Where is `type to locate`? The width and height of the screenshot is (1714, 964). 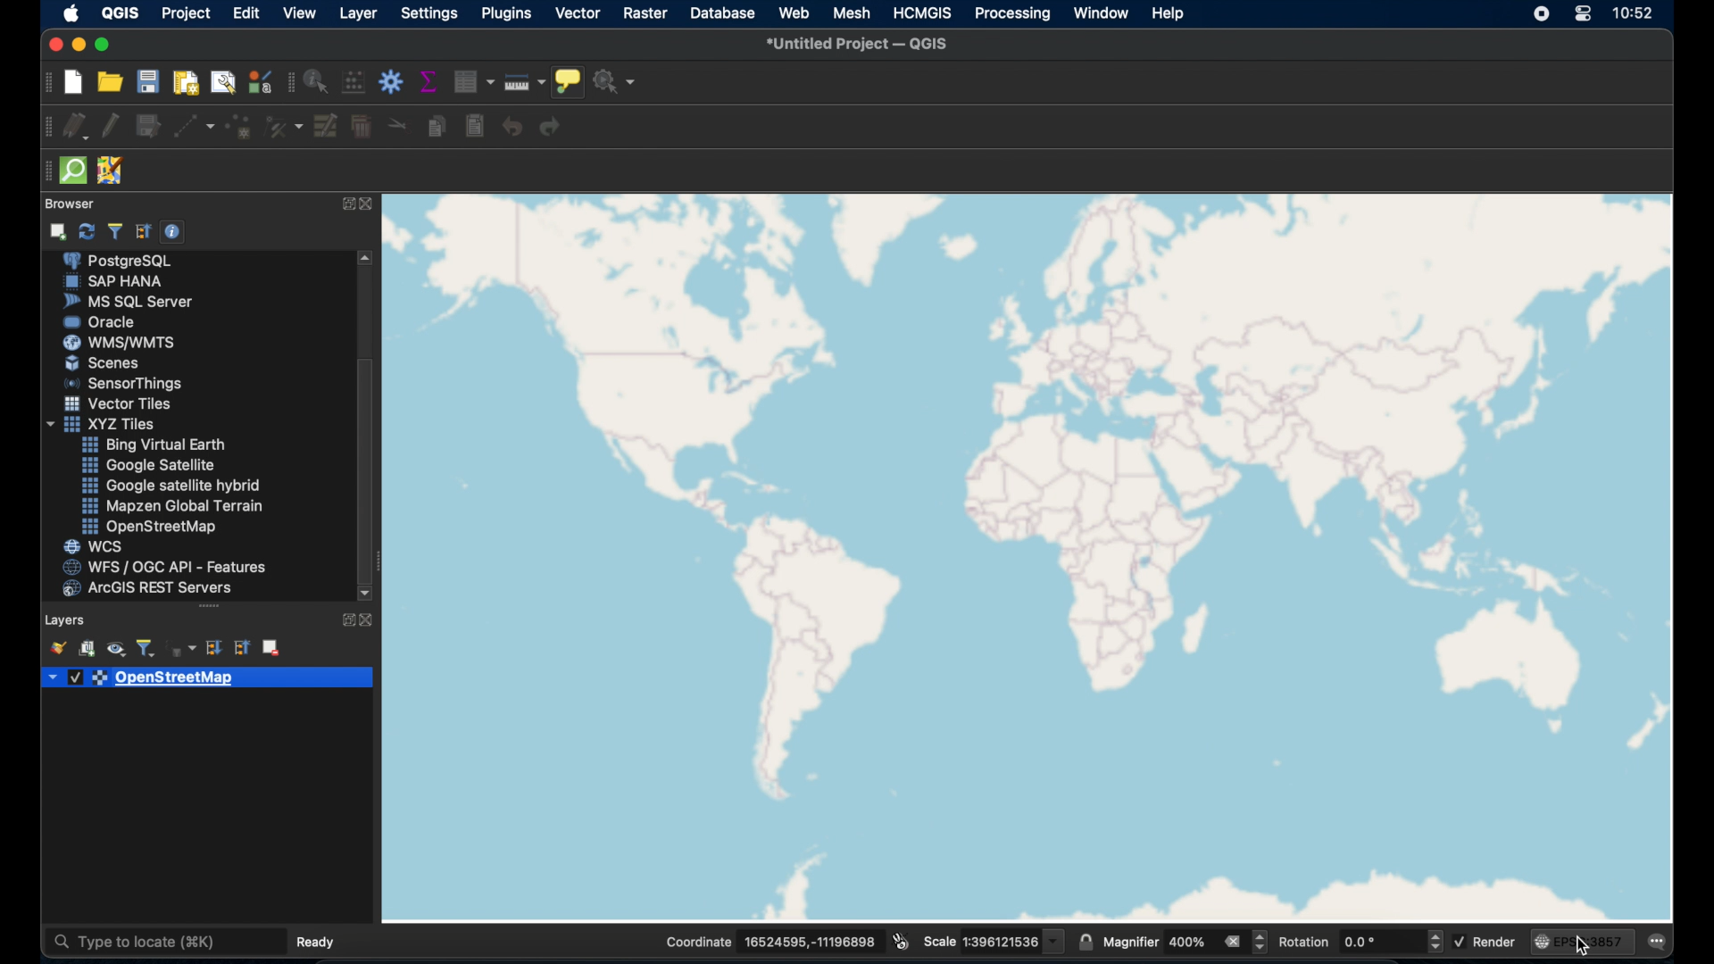
type to locate is located at coordinates (164, 941).